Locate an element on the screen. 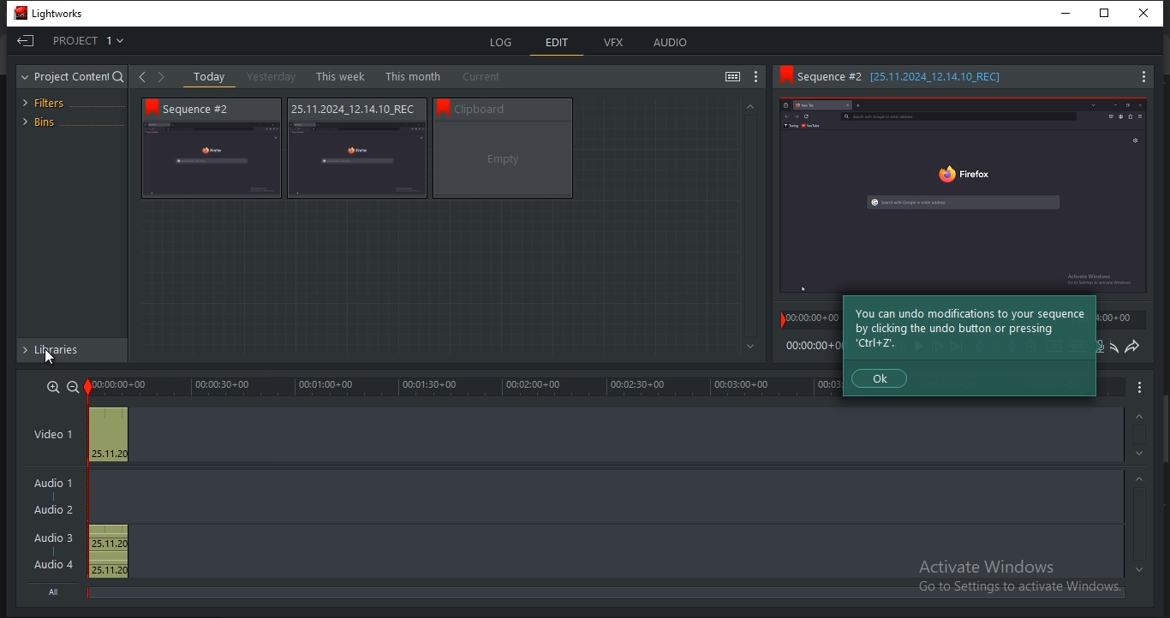  video thumbnail is located at coordinates (359, 160).